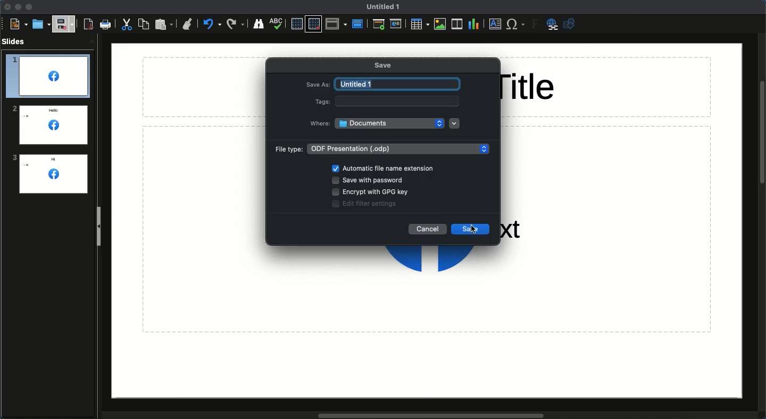 The width and height of the screenshot is (766, 419). What do you see at coordinates (40, 24) in the screenshot?
I see `Open` at bounding box center [40, 24].